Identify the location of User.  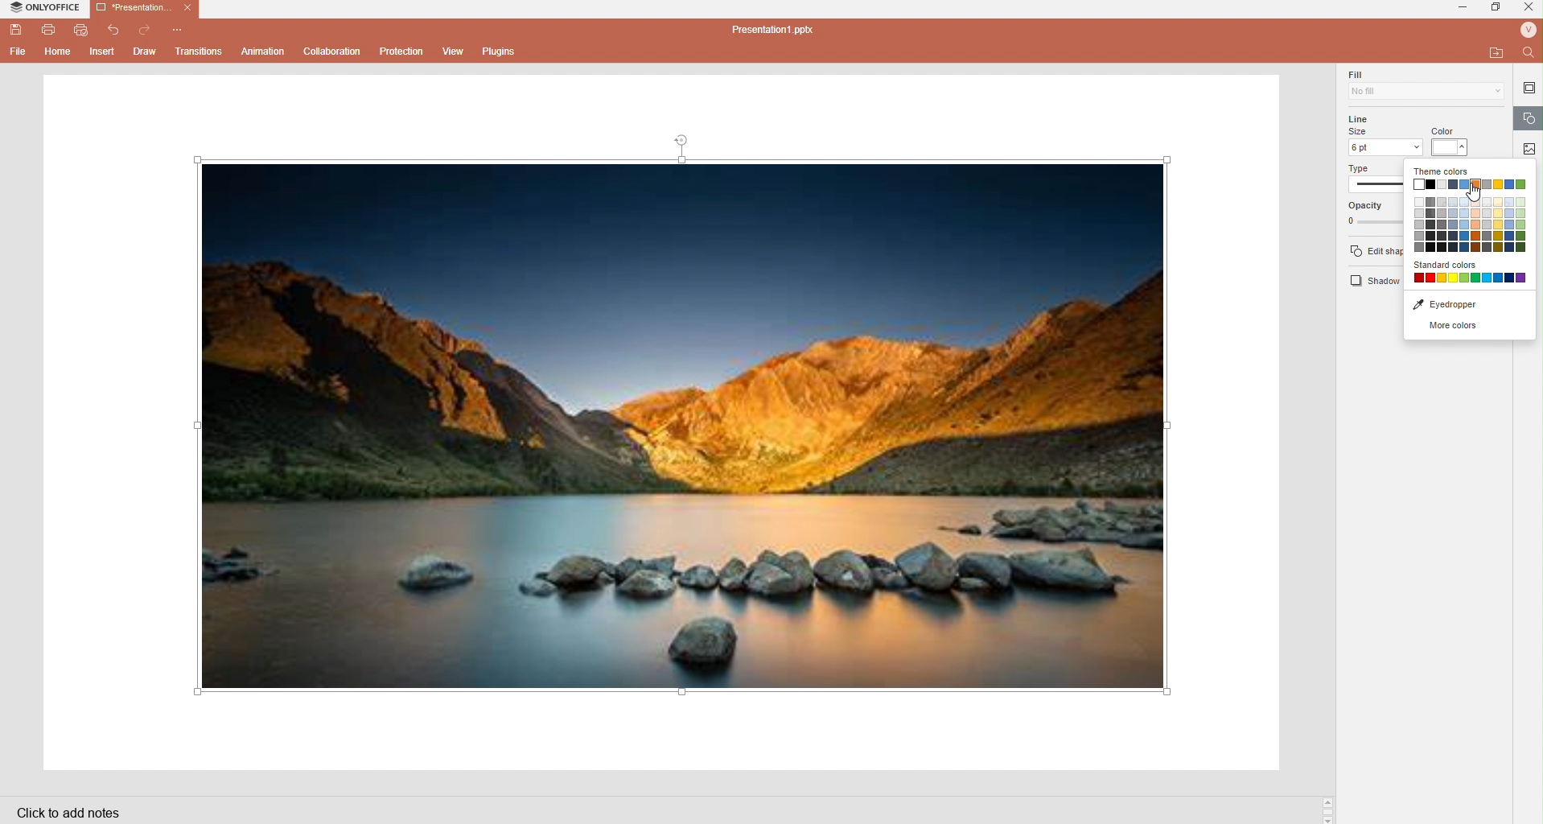
(1528, 31).